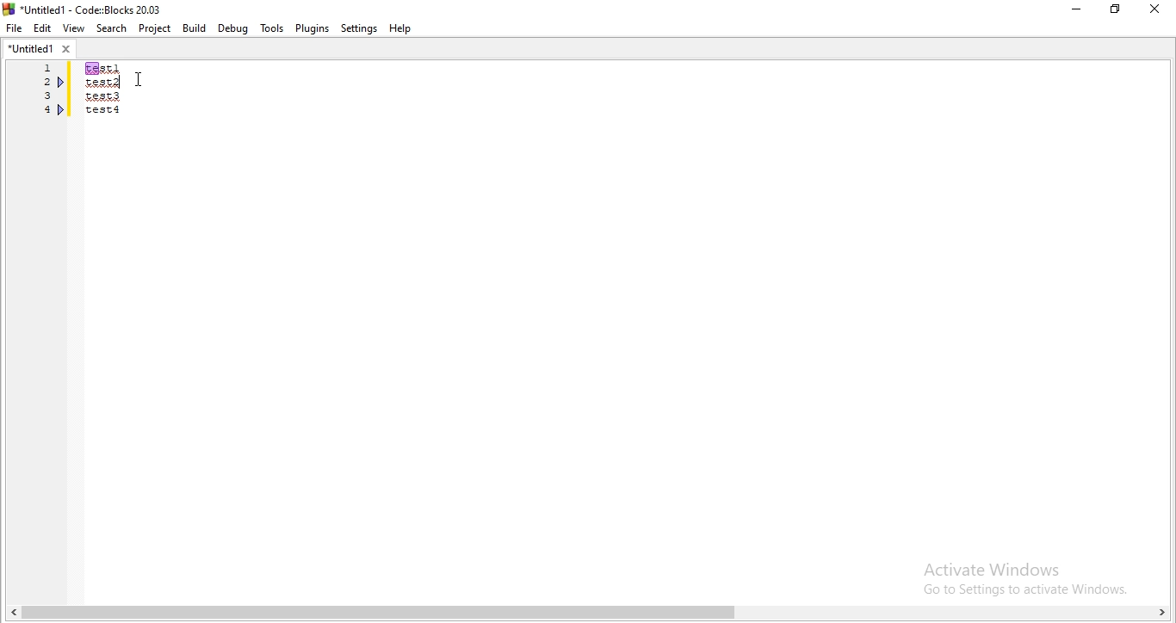 The height and width of the screenshot is (623, 1176). I want to click on Debugger Point, so click(62, 112).